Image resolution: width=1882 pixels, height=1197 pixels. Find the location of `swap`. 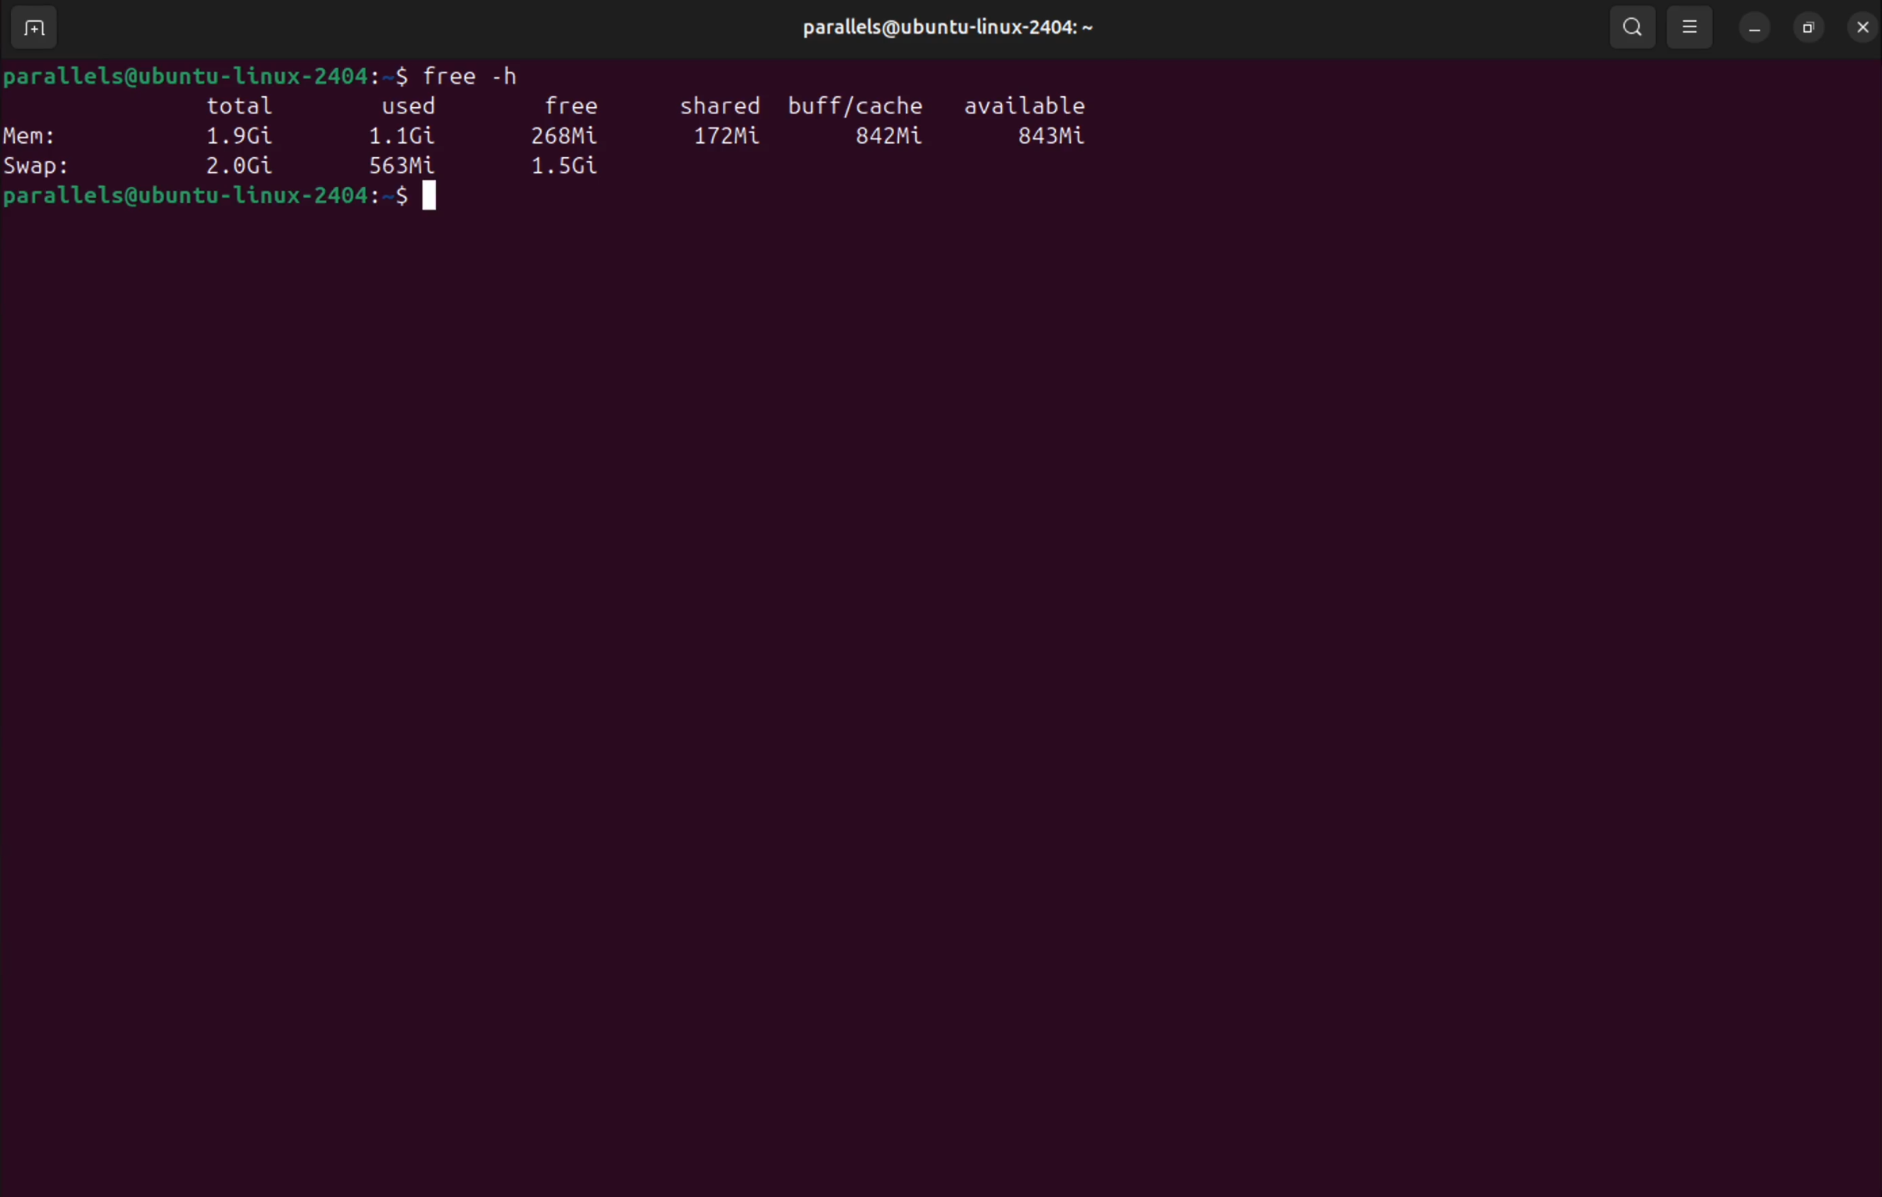

swap is located at coordinates (48, 167).